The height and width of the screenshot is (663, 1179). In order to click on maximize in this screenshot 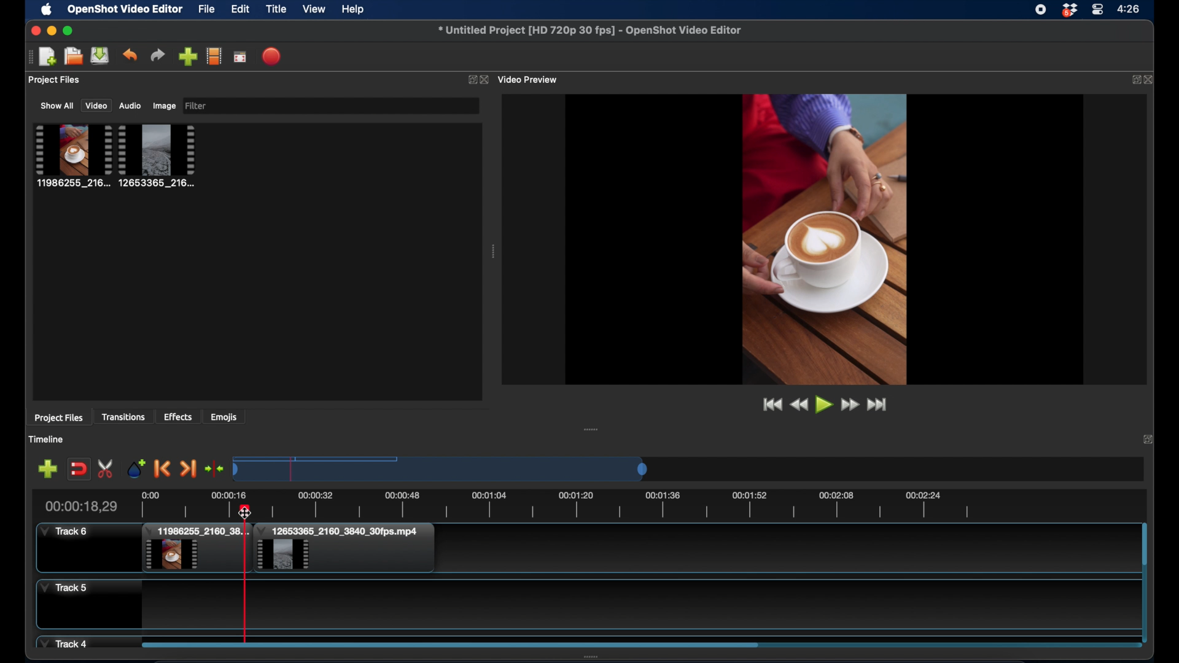, I will do `click(68, 31)`.